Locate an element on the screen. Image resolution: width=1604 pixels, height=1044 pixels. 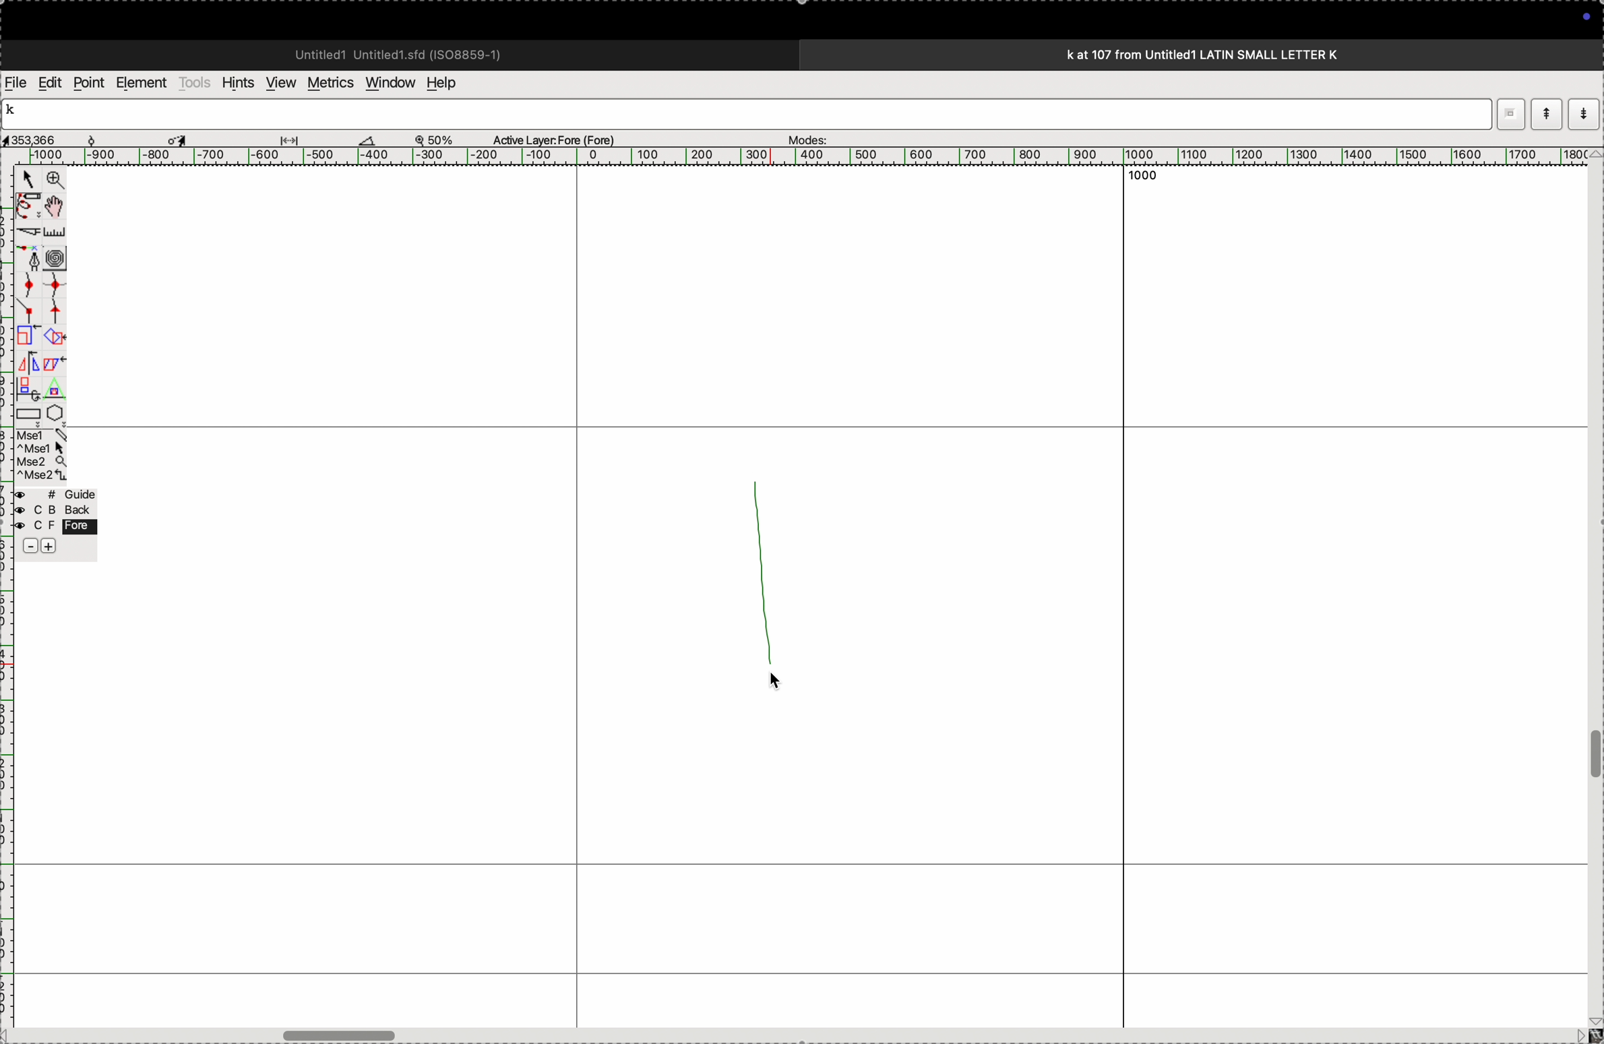
untitled std is located at coordinates (404, 53).